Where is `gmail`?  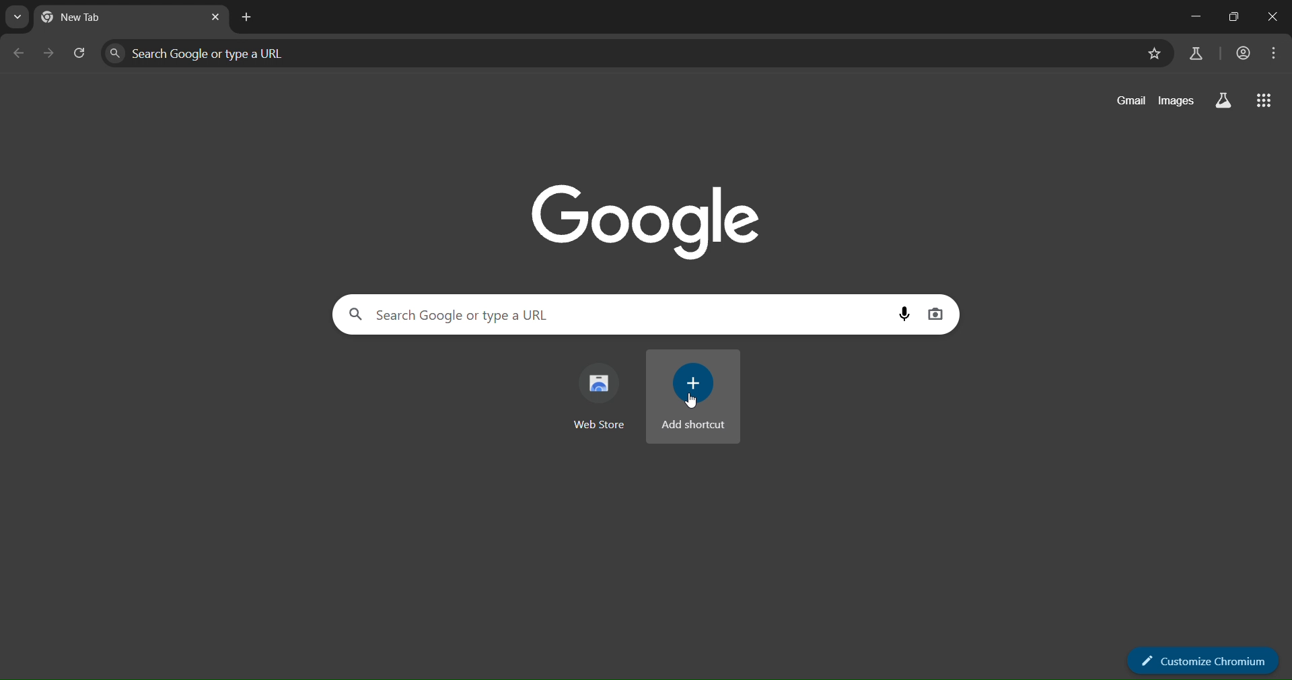 gmail is located at coordinates (1132, 100).